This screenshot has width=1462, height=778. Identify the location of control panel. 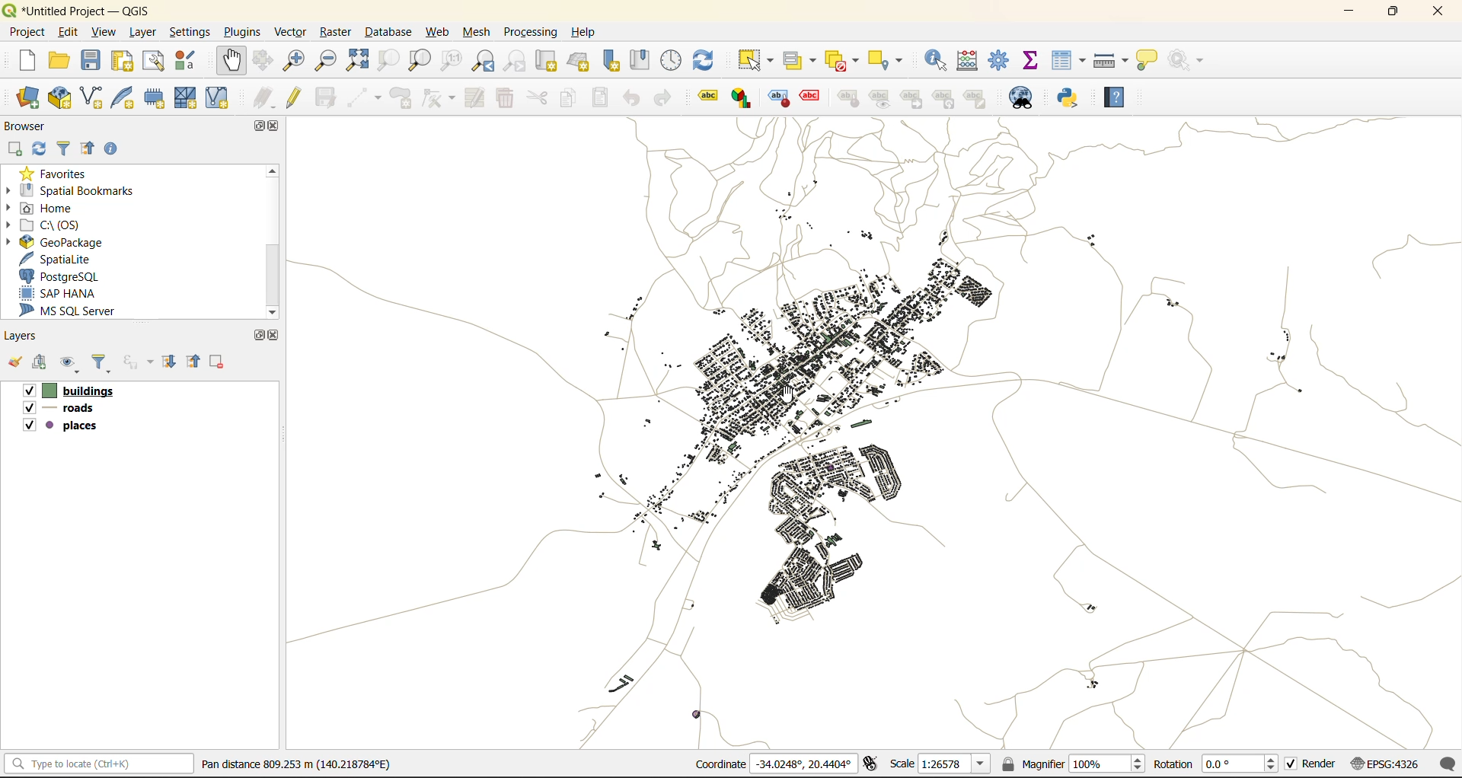
(670, 63).